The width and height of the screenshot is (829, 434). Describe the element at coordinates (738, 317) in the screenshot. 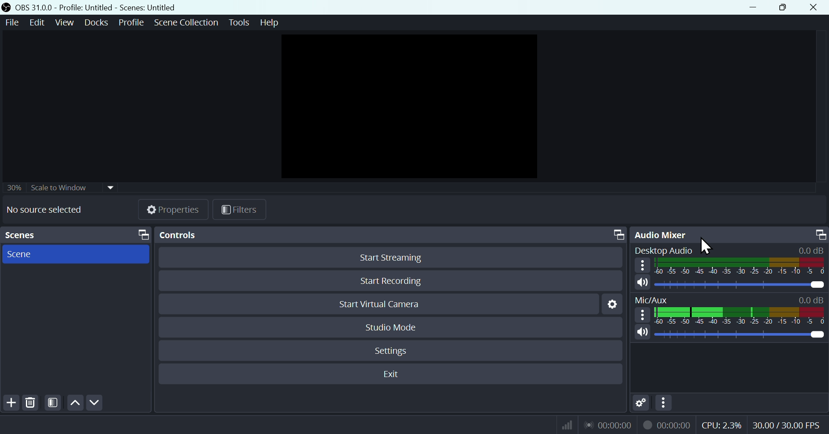

I see `Mic/Aux bar` at that location.